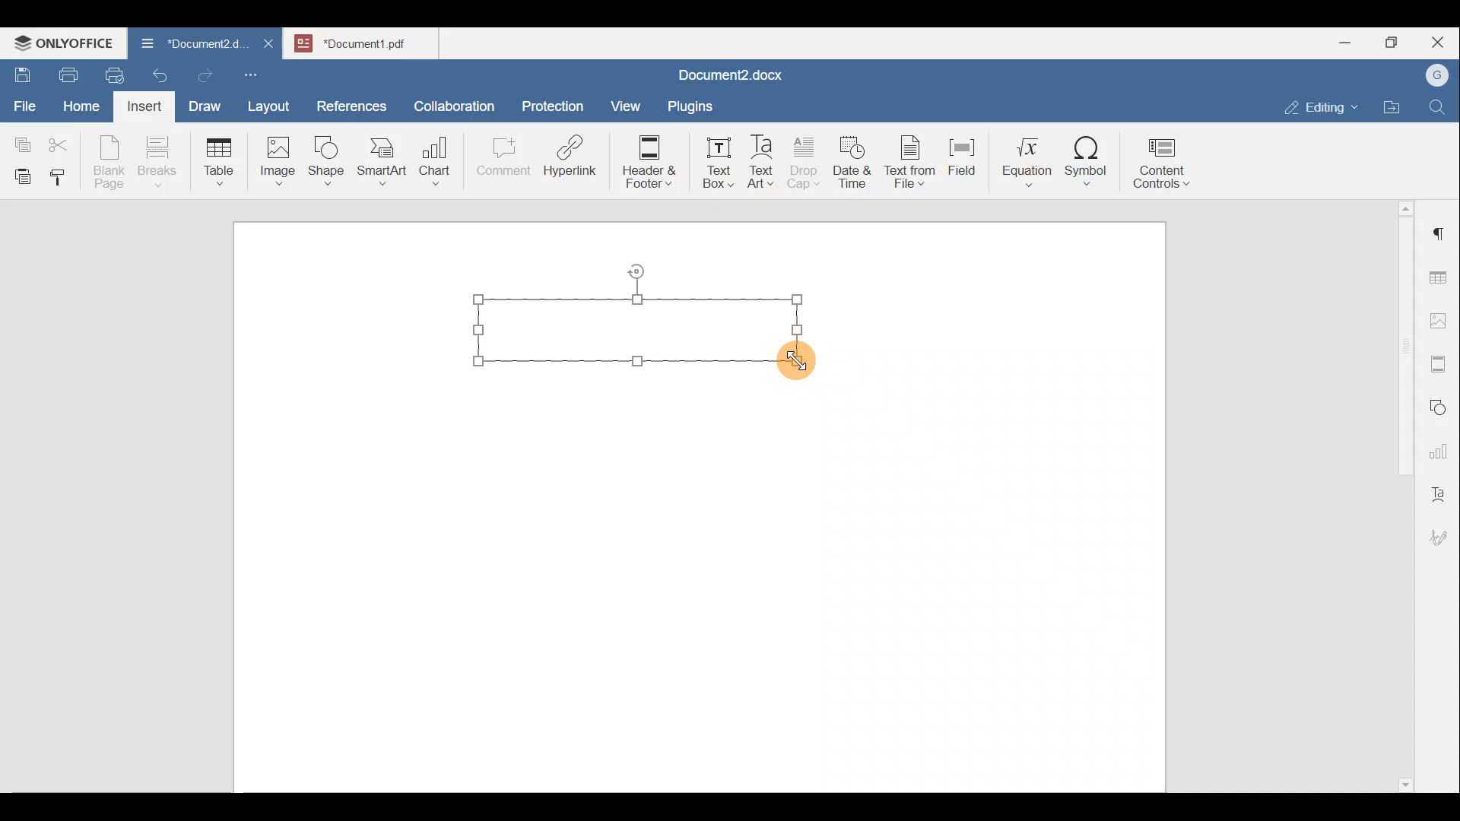 This screenshot has height=821, width=1460. What do you see at coordinates (452, 98) in the screenshot?
I see `Collaboration` at bounding box center [452, 98].